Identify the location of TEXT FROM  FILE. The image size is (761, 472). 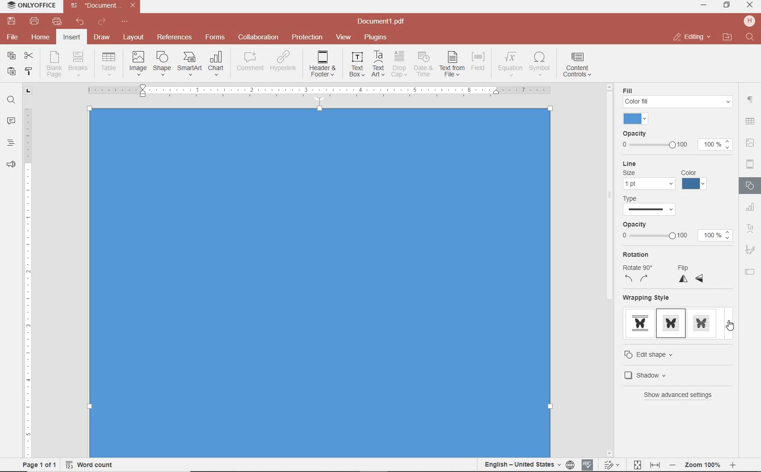
(452, 64).